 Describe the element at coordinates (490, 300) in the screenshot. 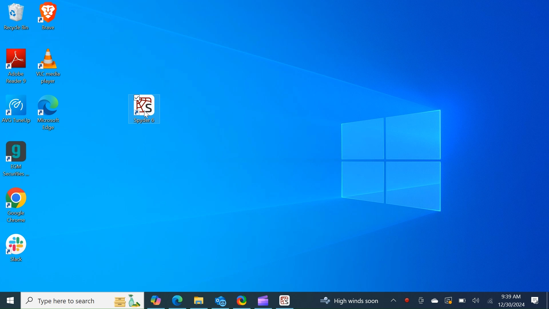

I see `Internet Connectivity` at that location.